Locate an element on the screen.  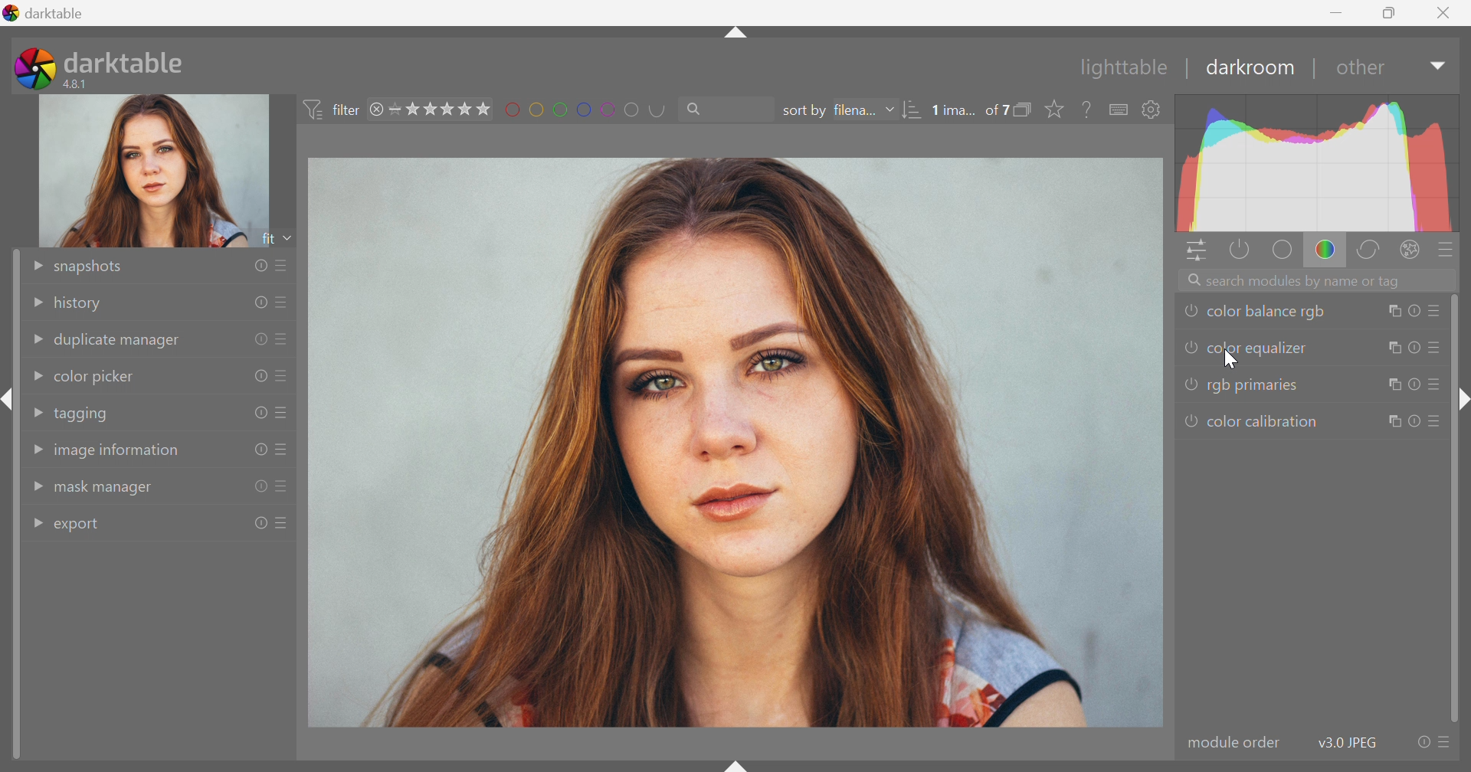
Drop Down is located at coordinates (34, 376).